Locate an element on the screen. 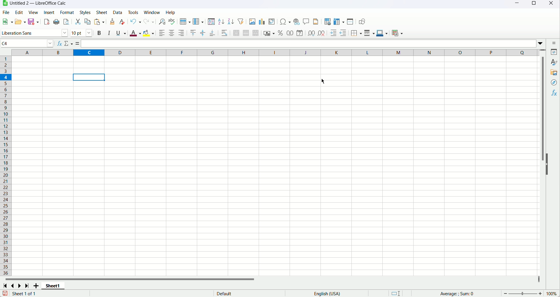 The width and height of the screenshot is (560, 297). Format as date is located at coordinates (299, 33).